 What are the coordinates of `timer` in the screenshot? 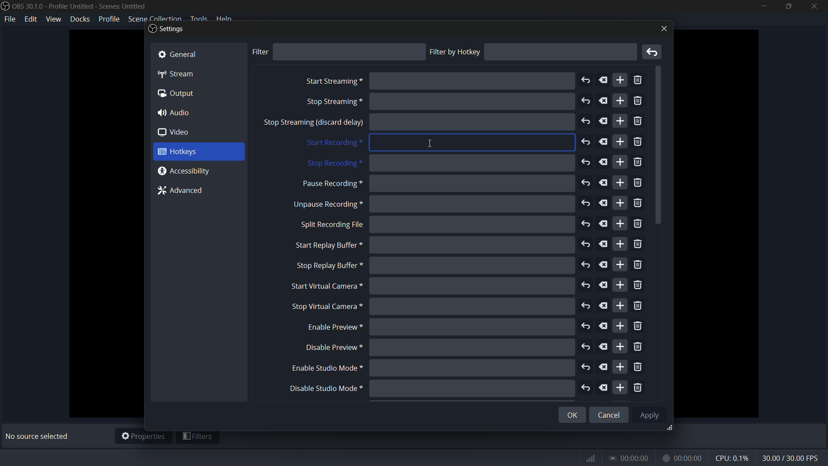 It's located at (644, 458).